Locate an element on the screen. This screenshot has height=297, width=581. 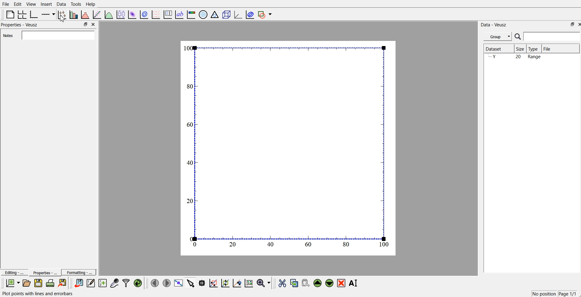
fit a function to data is located at coordinates (97, 14).